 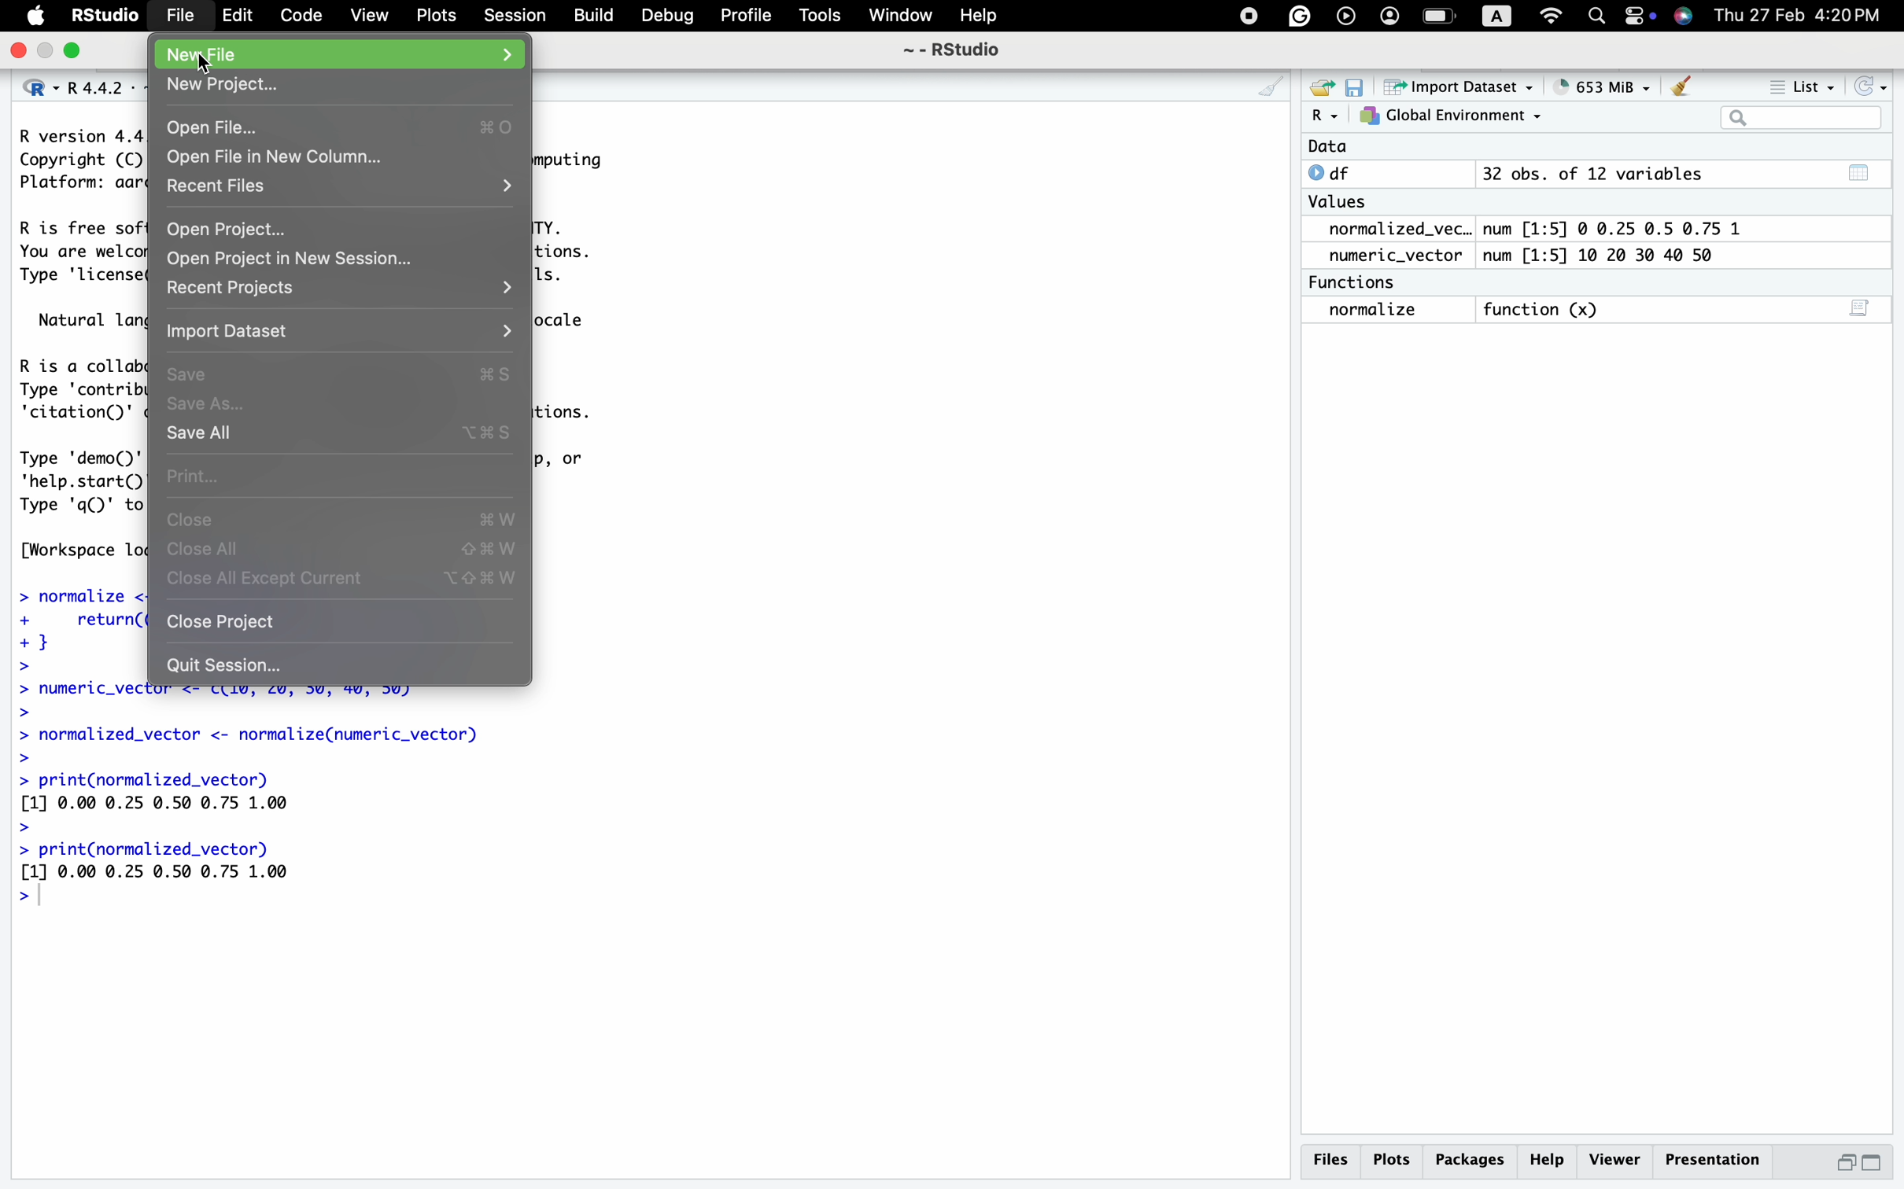 I want to click on New File, so click(x=244, y=56).